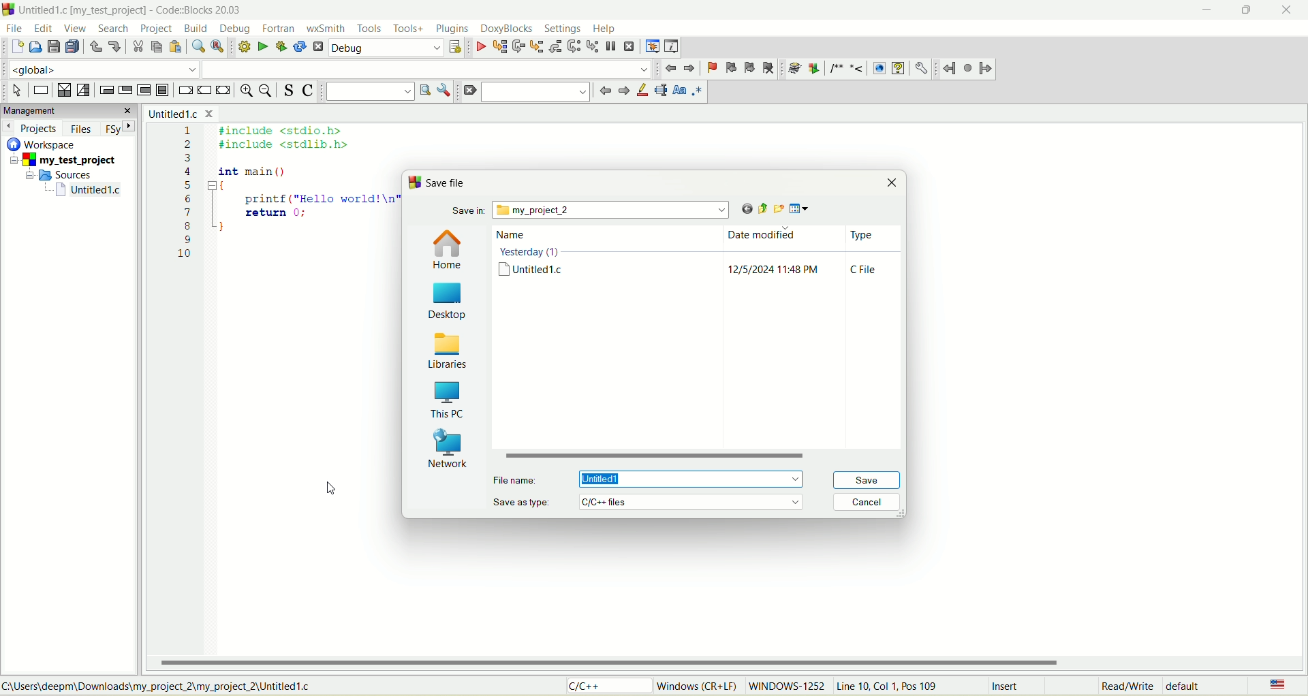 This screenshot has height=696, width=1308. What do you see at coordinates (700, 457) in the screenshot?
I see `scroll bar` at bounding box center [700, 457].